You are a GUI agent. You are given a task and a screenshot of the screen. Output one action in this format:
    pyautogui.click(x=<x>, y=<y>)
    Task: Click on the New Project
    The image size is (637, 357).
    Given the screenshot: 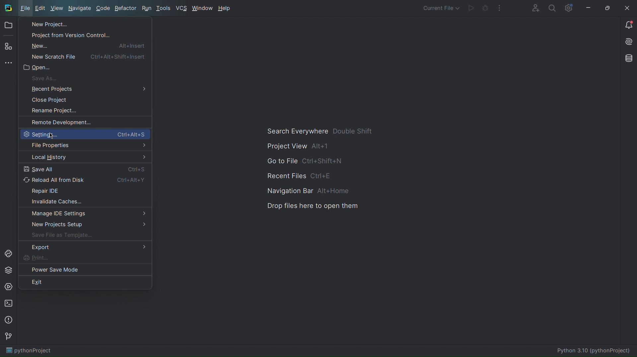 What is the action you would take?
    pyautogui.click(x=44, y=24)
    